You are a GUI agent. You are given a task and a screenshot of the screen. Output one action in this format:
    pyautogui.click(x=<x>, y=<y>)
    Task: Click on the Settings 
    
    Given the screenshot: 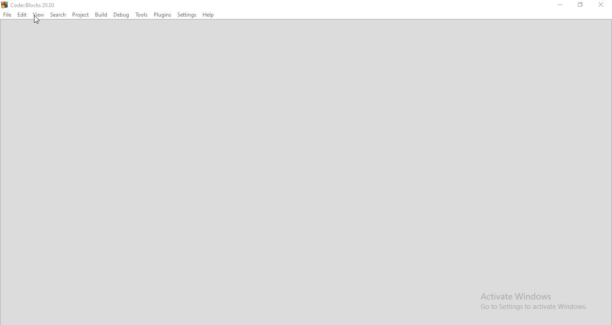 What is the action you would take?
    pyautogui.click(x=187, y=14)
    